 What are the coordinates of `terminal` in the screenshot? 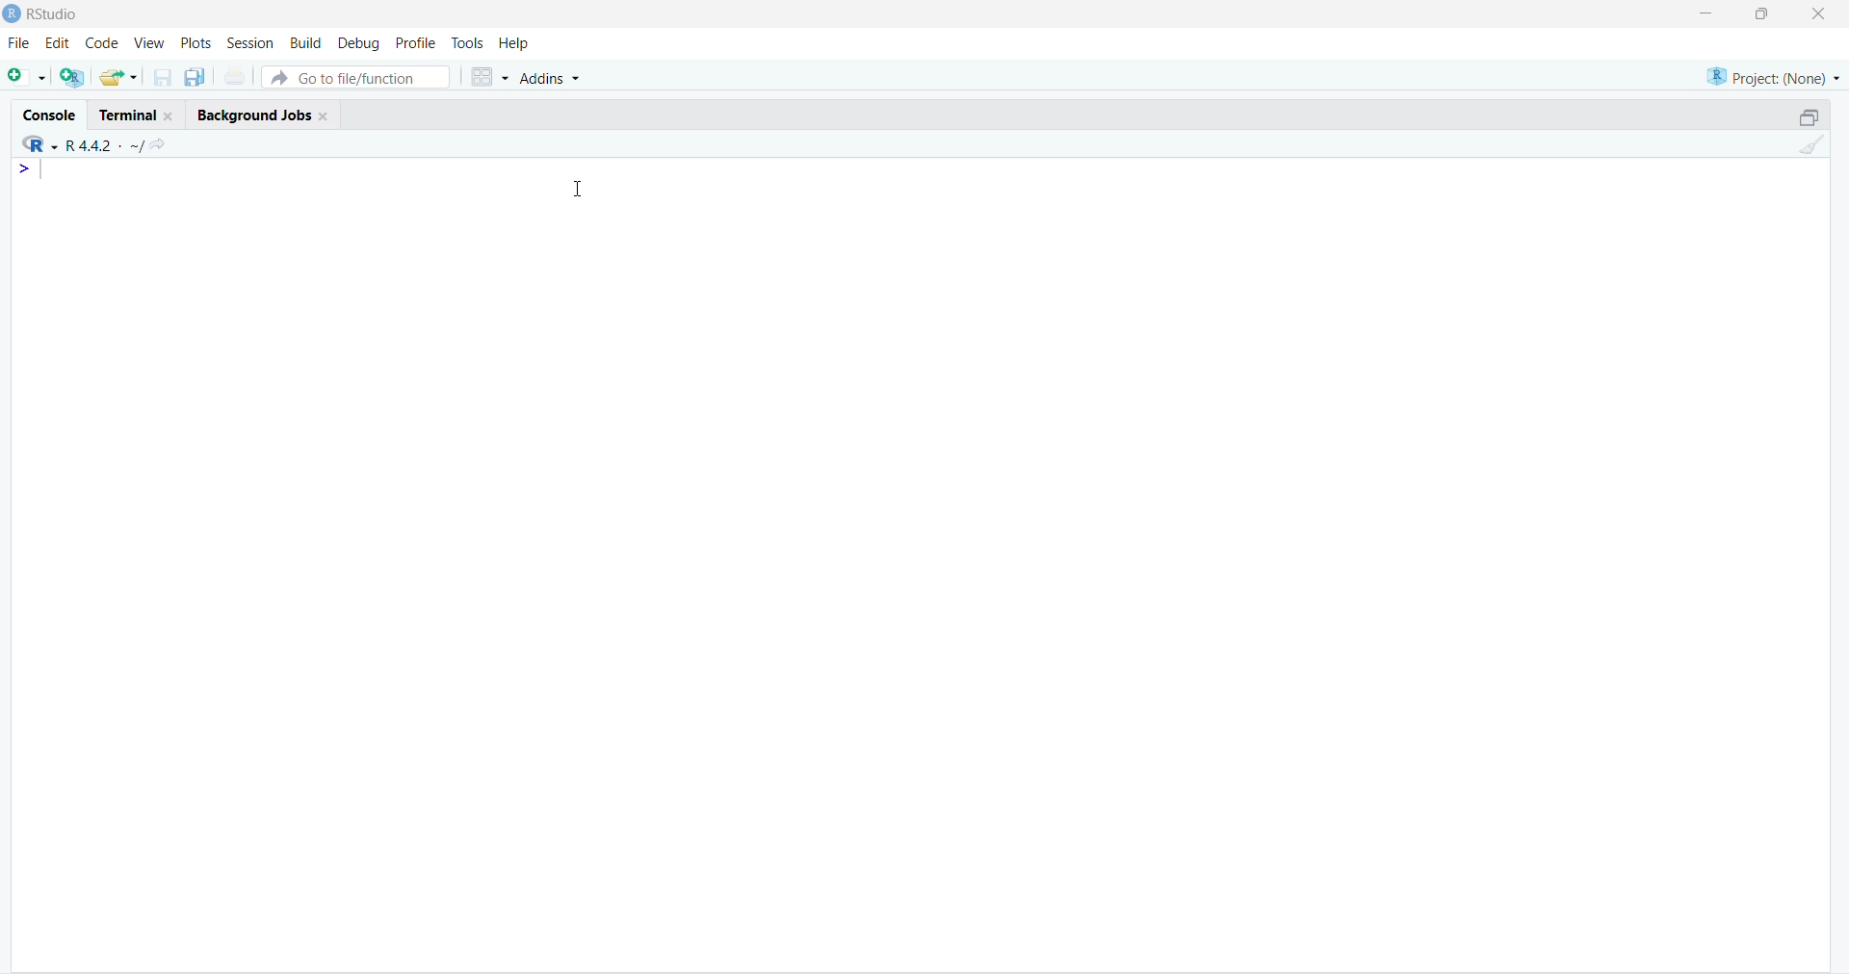 It's located at (129, 115).